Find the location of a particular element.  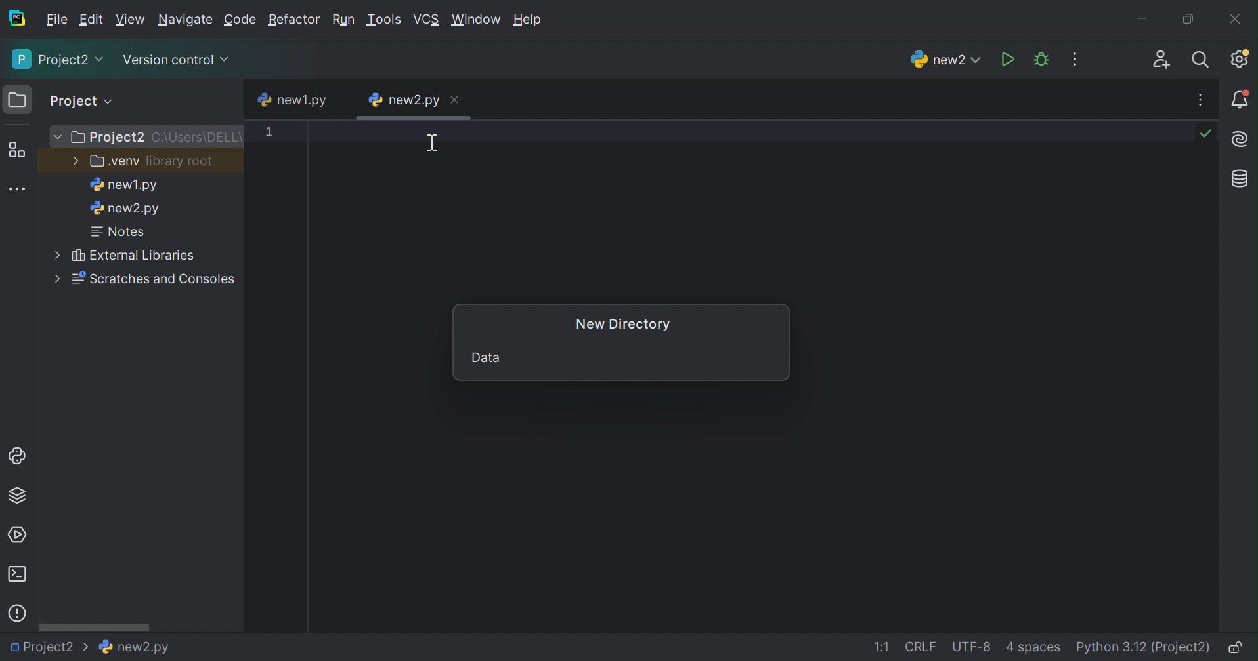

UTF-8 is located at coordinates (971, 648).